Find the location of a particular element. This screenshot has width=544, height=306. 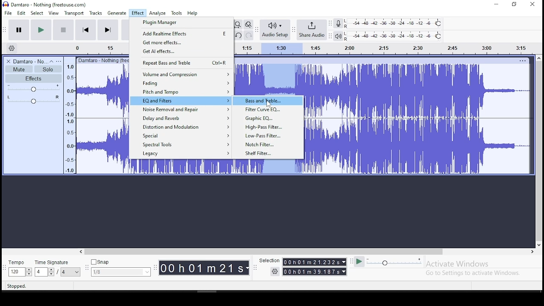

drop down is located at coordinates (146, 272).